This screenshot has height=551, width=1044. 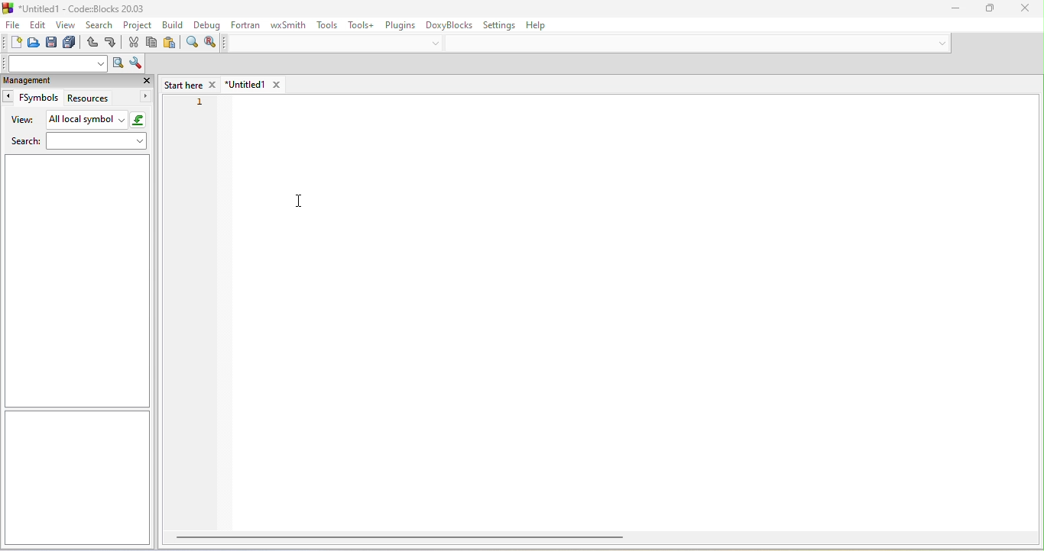 I want to click on help, so click(x=544, y=26).